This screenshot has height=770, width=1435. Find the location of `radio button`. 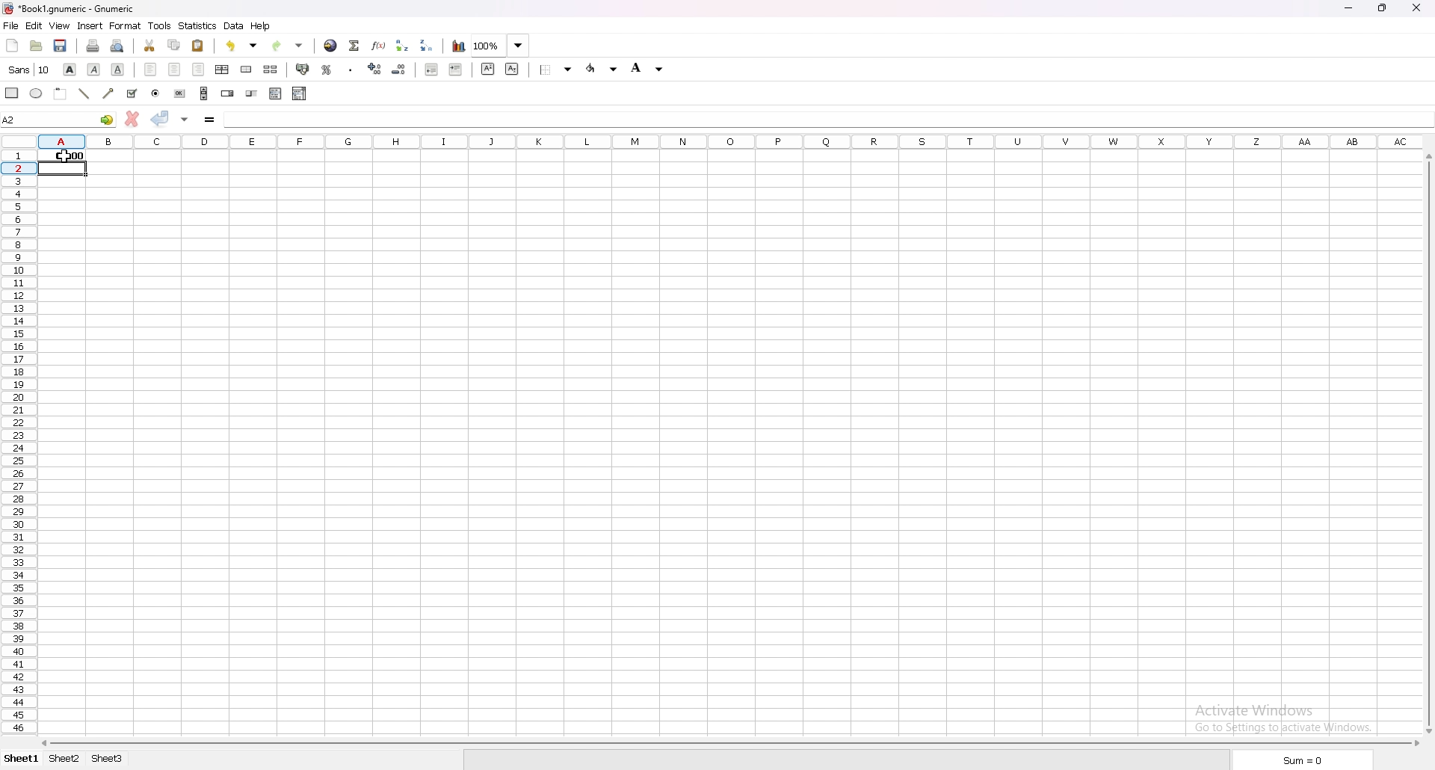

radio button is located at coordinates (155, 94).